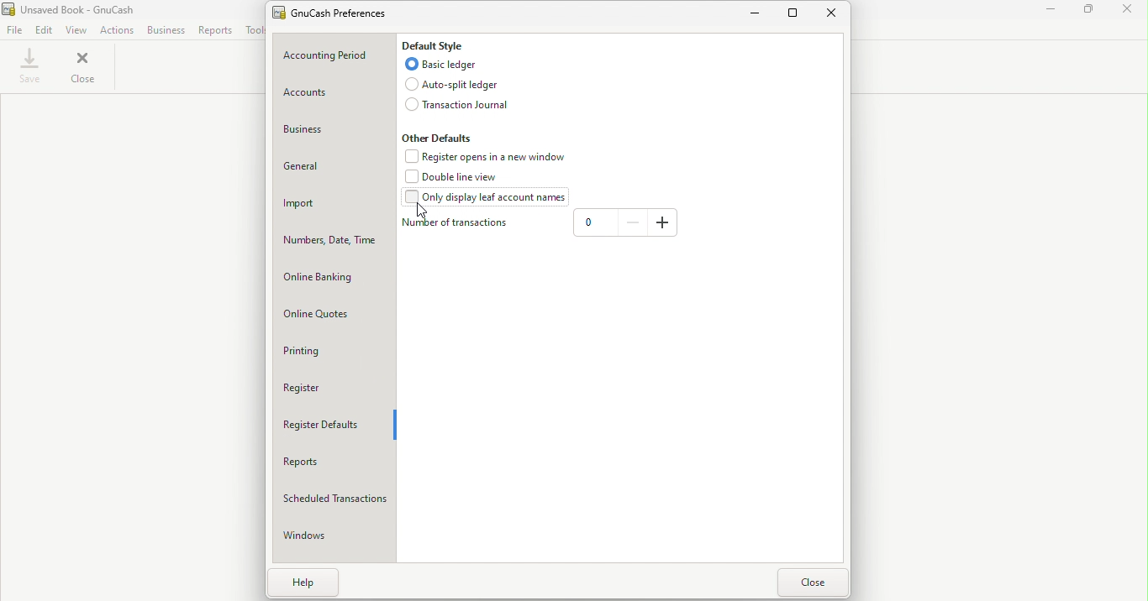 This screenshot has width=1148, height=601. What do you see at coordinates (330, 242) in the screenshot?
I see `Numbers, date, time` at bounding box center [330, 242].